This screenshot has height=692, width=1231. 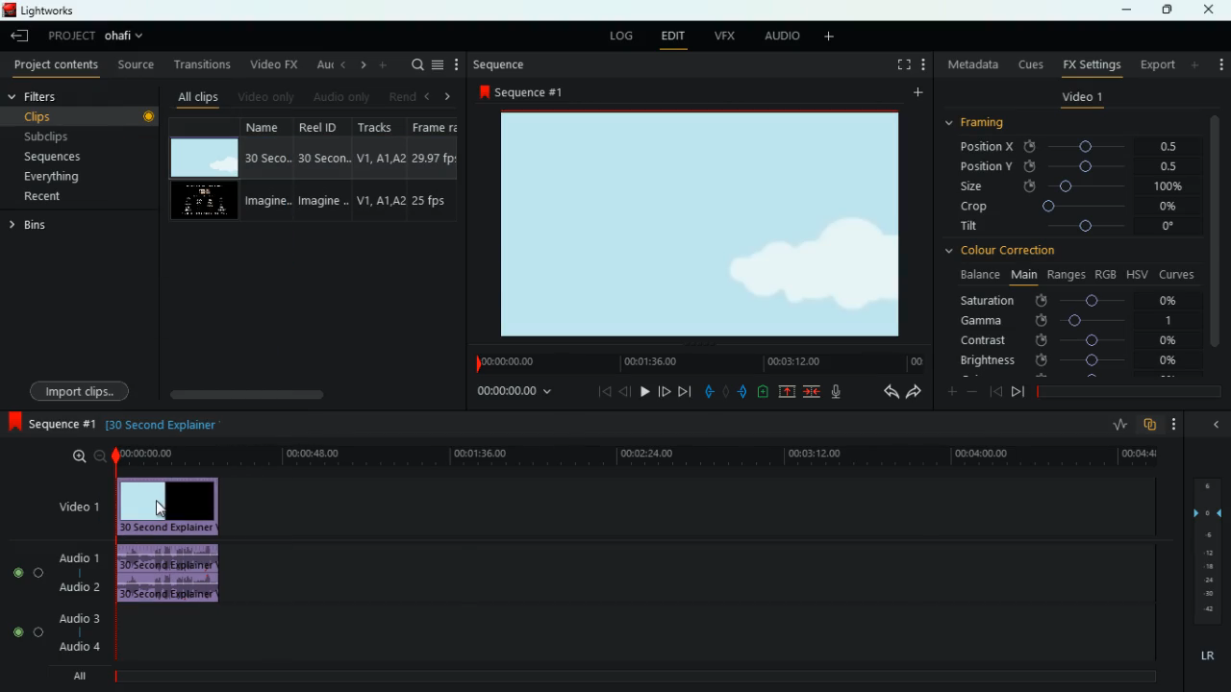 What do you see at coordinates (82, 116) in the screenshot?
I see `clips` at bounding box center [82, 116].